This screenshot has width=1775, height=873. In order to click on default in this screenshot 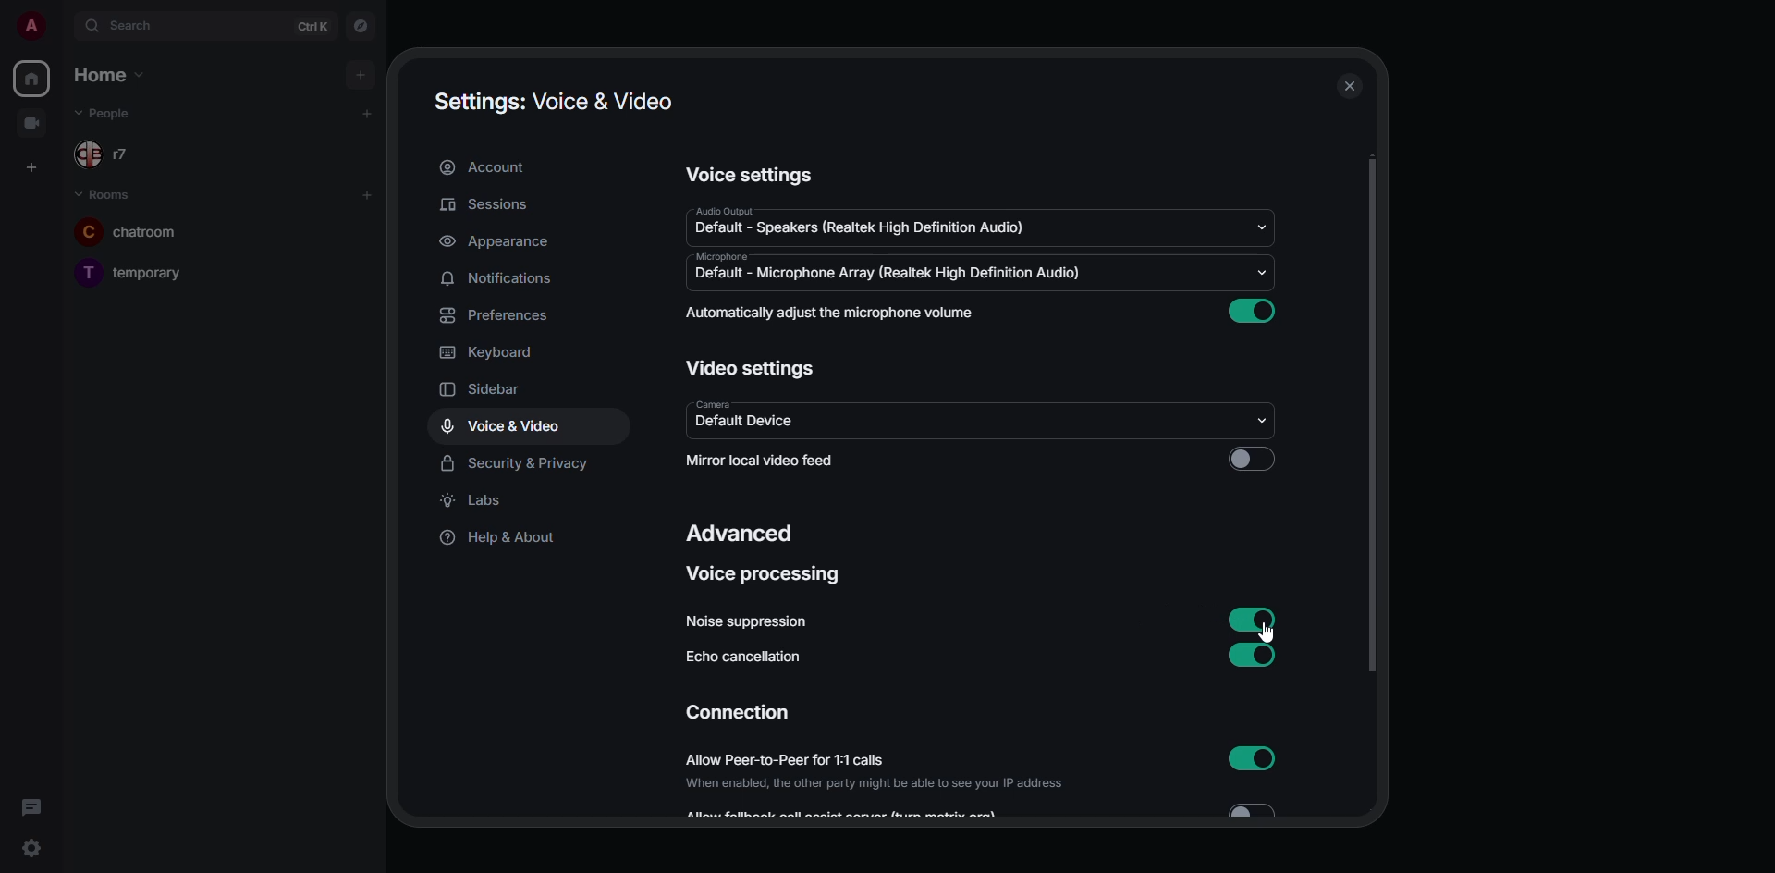, I will do `click(887, 275)`.